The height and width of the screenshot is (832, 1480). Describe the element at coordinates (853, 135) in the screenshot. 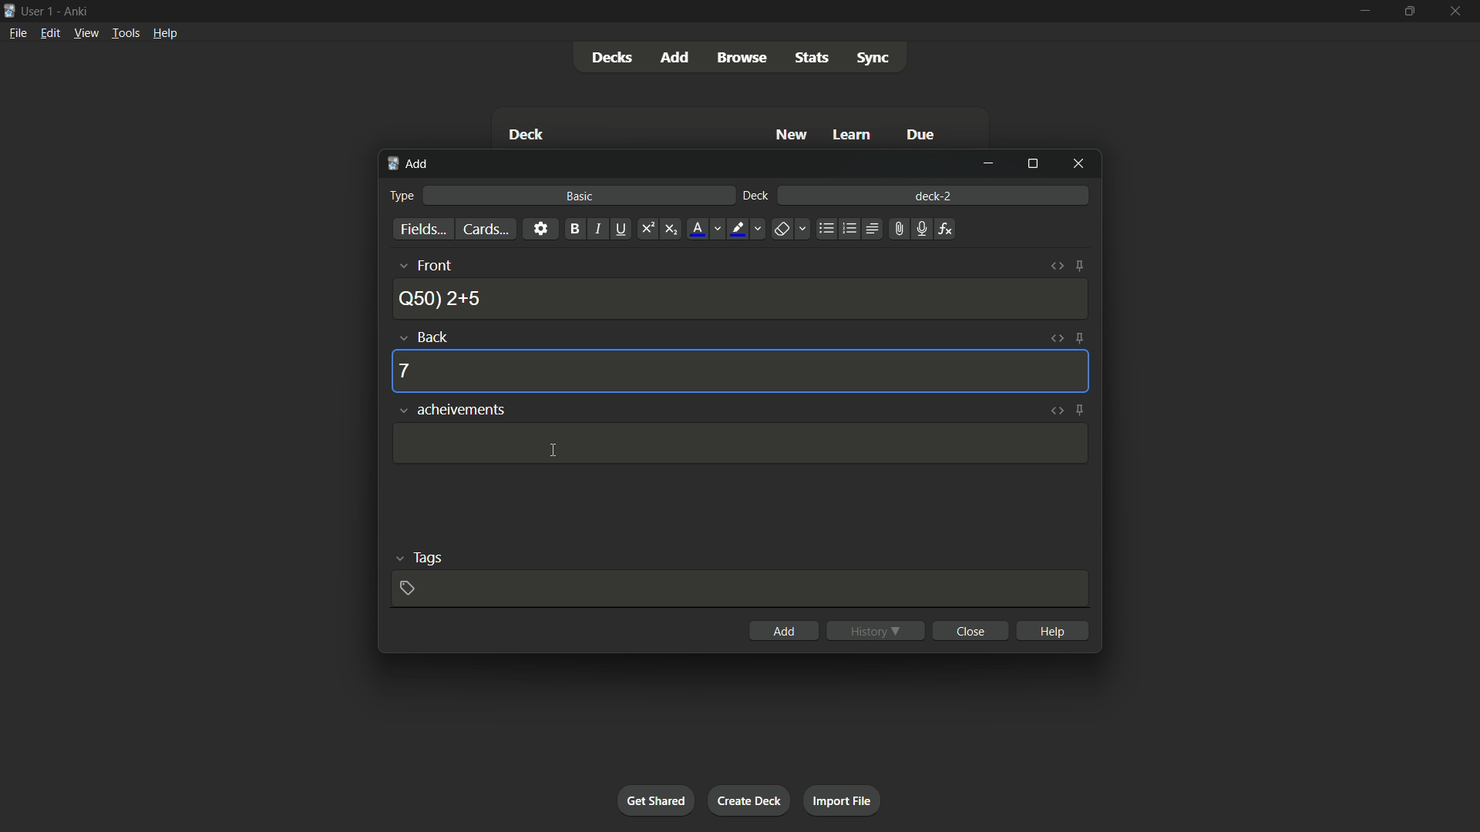

I see `Learn` at that location.